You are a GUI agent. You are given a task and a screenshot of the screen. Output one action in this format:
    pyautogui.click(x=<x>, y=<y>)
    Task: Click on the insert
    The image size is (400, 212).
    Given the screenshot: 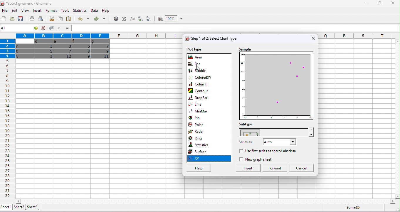 What is the action you would take?
    pyautogui.click(x=37, y=11)
    